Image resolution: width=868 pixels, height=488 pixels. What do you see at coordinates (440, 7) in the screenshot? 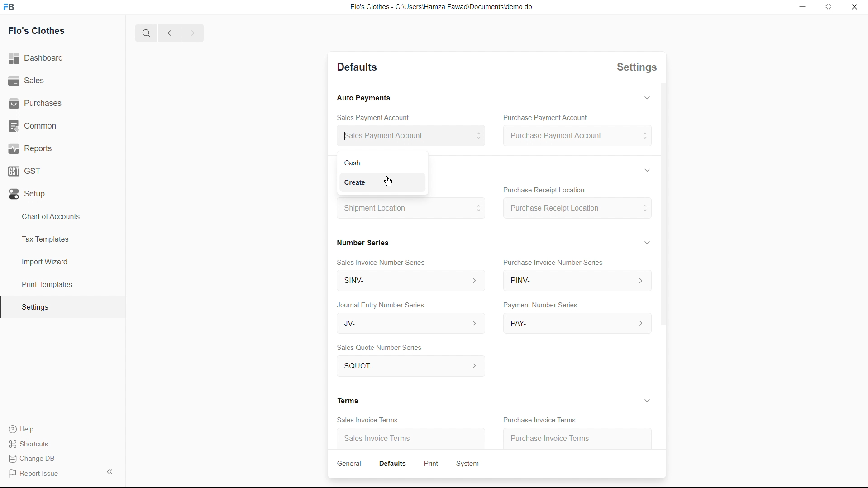
I see `Flo's Clothes - C:\Users\Hamza Fawad\Documents\demo db` at bounding box center [440, 7].